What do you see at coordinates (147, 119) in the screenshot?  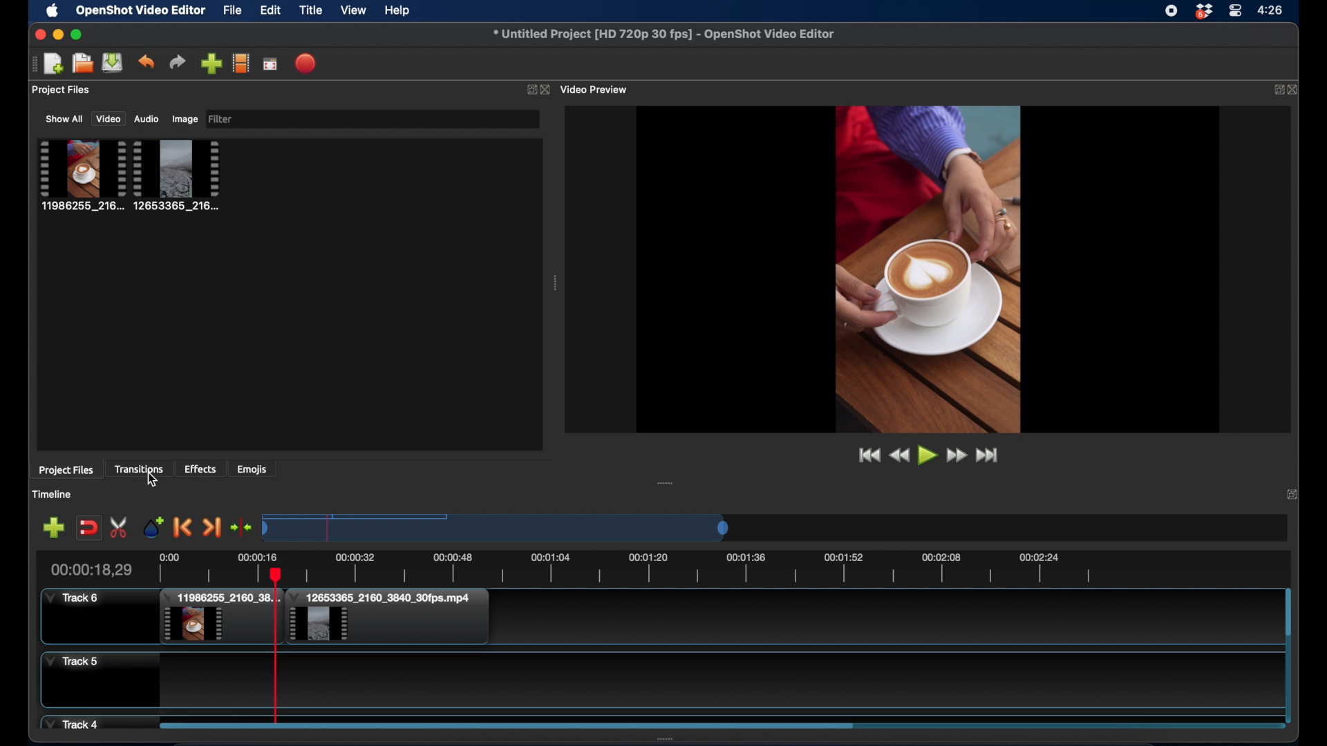 I see `audio` at bounding box center [147, 119].